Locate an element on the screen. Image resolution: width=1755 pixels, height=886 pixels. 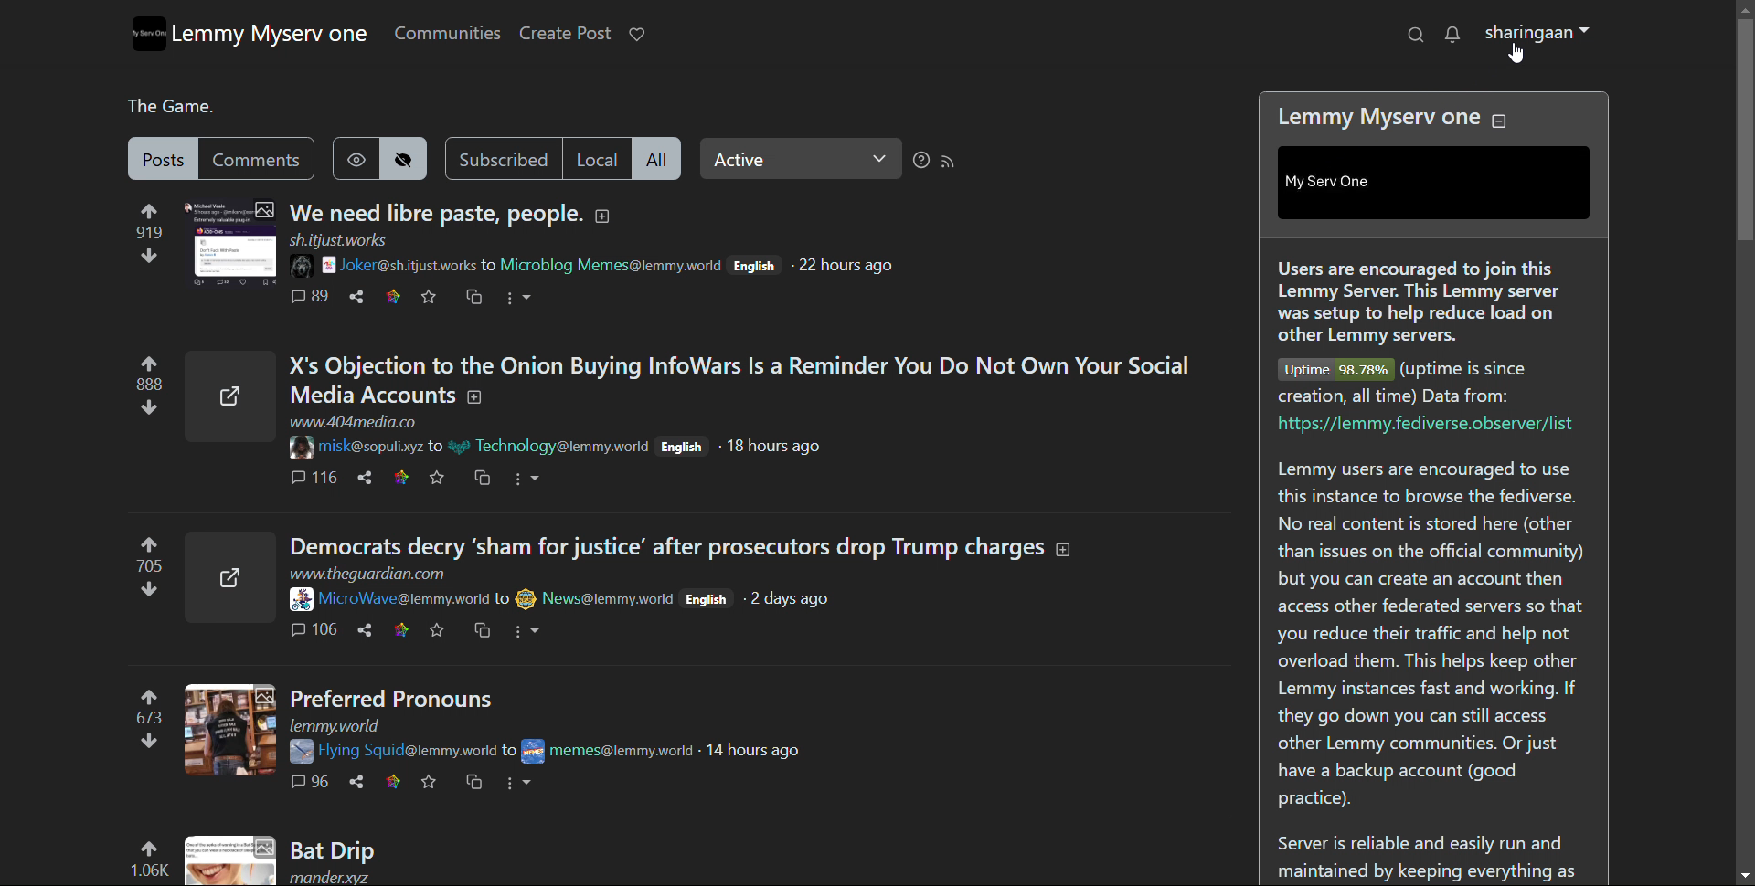
favorites is located at coordinates (436, 780).